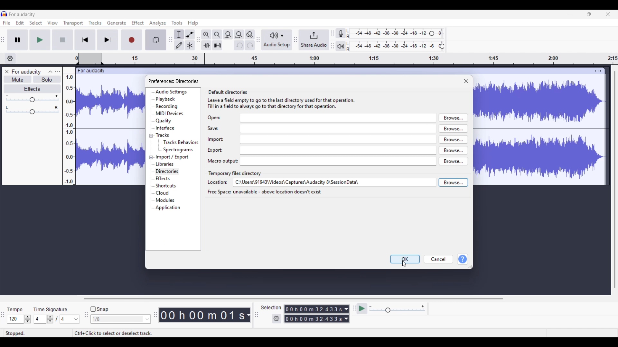 Image resolution: width=618 pixels, height=347 pixels. What do you see at coordinates (453, 139) in the screenshot?
I see `browse` at bounding box center [453, 139].